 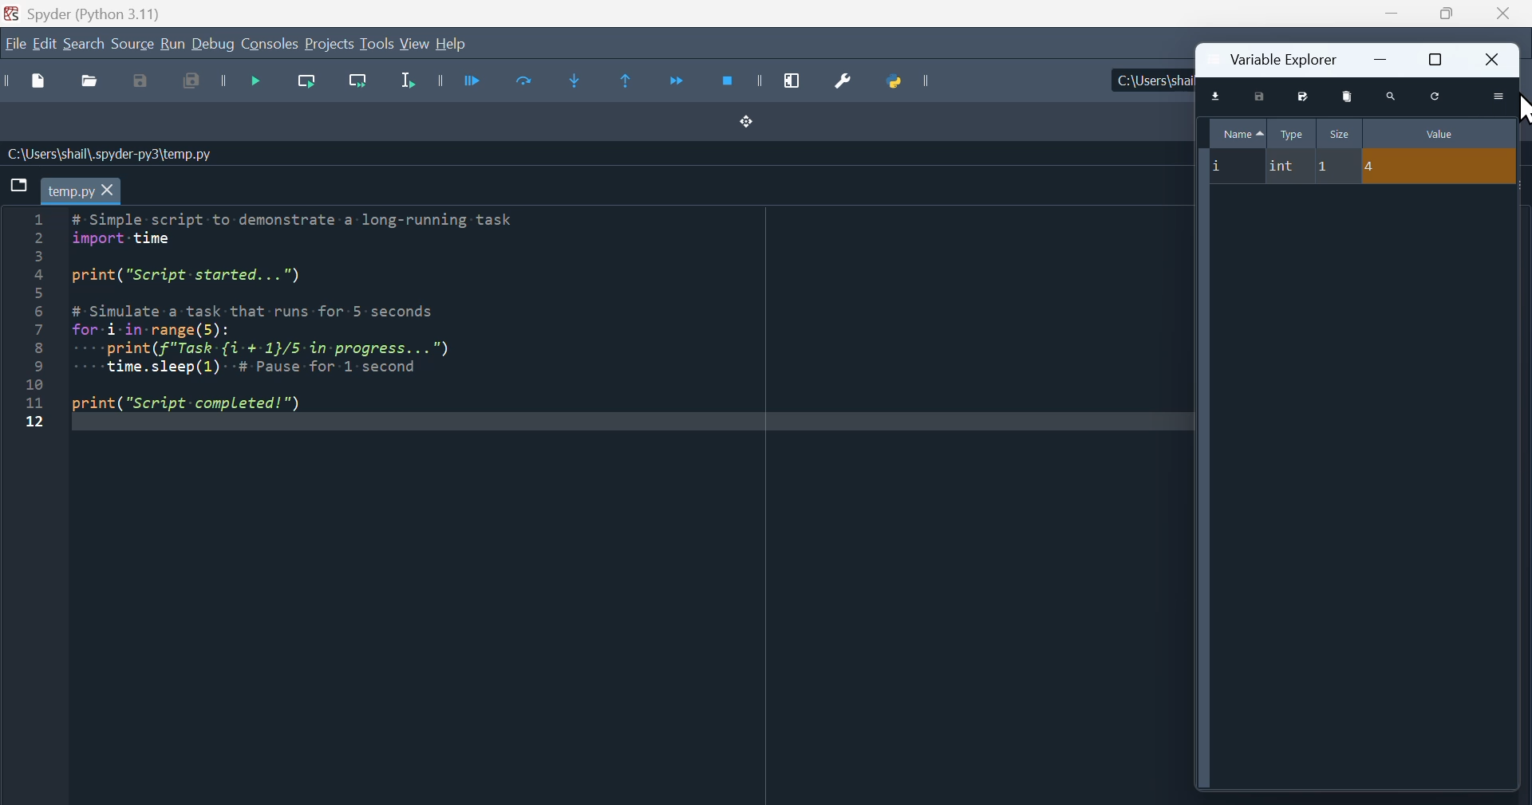 I want to click on Name, so click(x=1240, y=132).